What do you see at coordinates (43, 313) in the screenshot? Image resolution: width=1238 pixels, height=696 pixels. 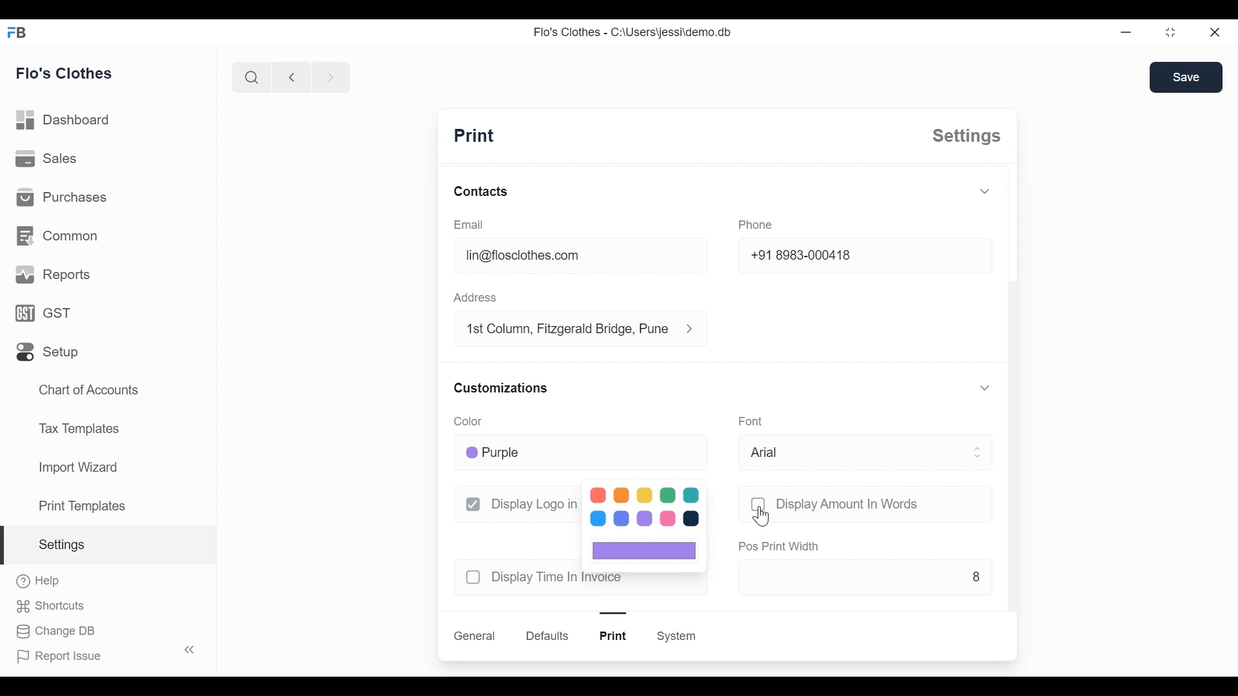 I see `GST` at bounding box center [43, 313].